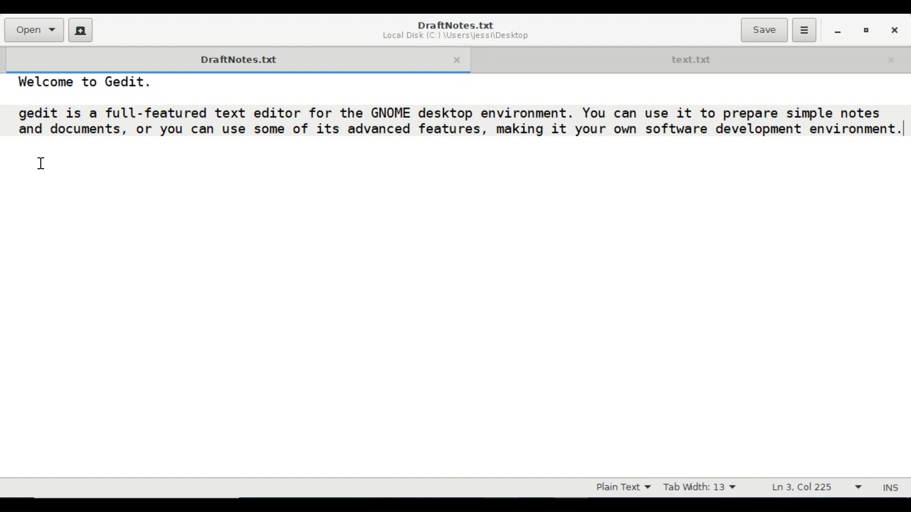 The height and width of the screenshot is (512, 911). Describe the element at coordinates (233, 58) in the screenshot. I see `Current Tab` at that location.